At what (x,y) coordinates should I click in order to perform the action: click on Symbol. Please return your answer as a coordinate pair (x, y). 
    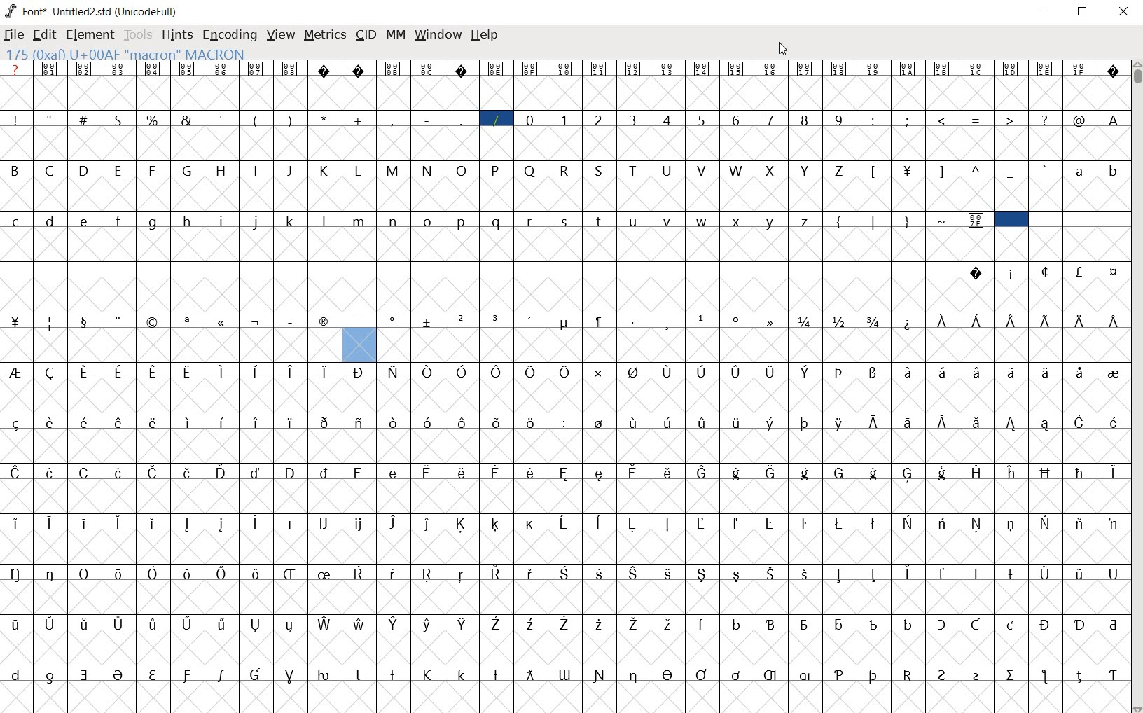
    Looking at the image, I should click on (1046, 623).